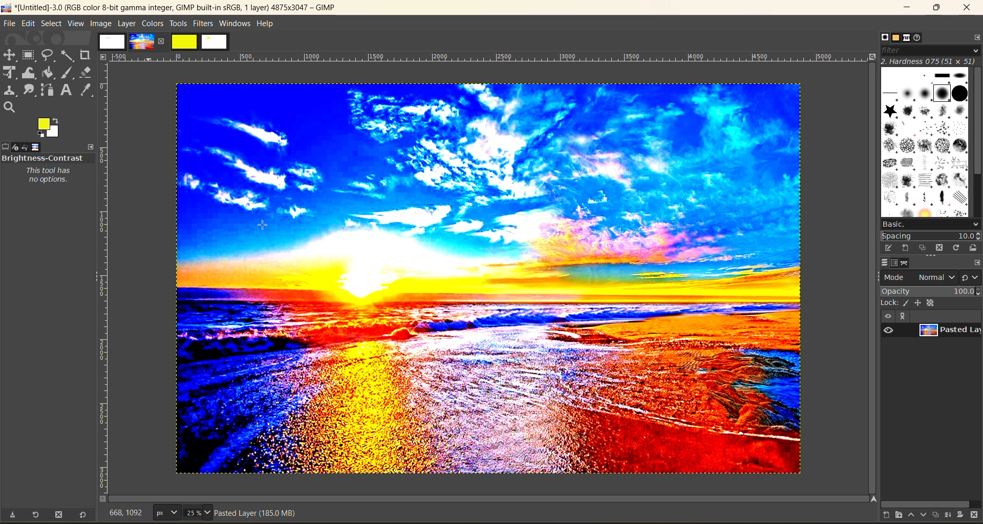 The height and width of the screenshot is (524, 983). What do you see at coordinates (967, 8) in the screenshot?
I see `close` at bounding box center [967, 8].